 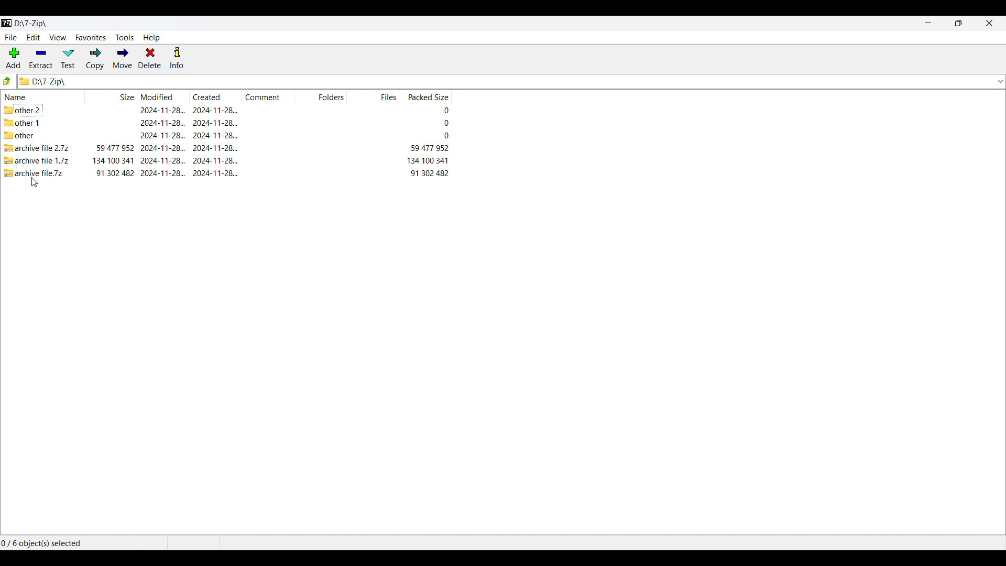 What do you see at coordinates (113, 160) in the screenshot?
I see `size` at bounding box center [113, 160].